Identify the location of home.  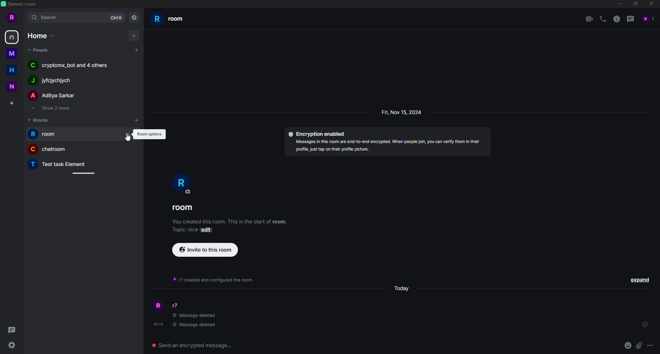
(40, 35).